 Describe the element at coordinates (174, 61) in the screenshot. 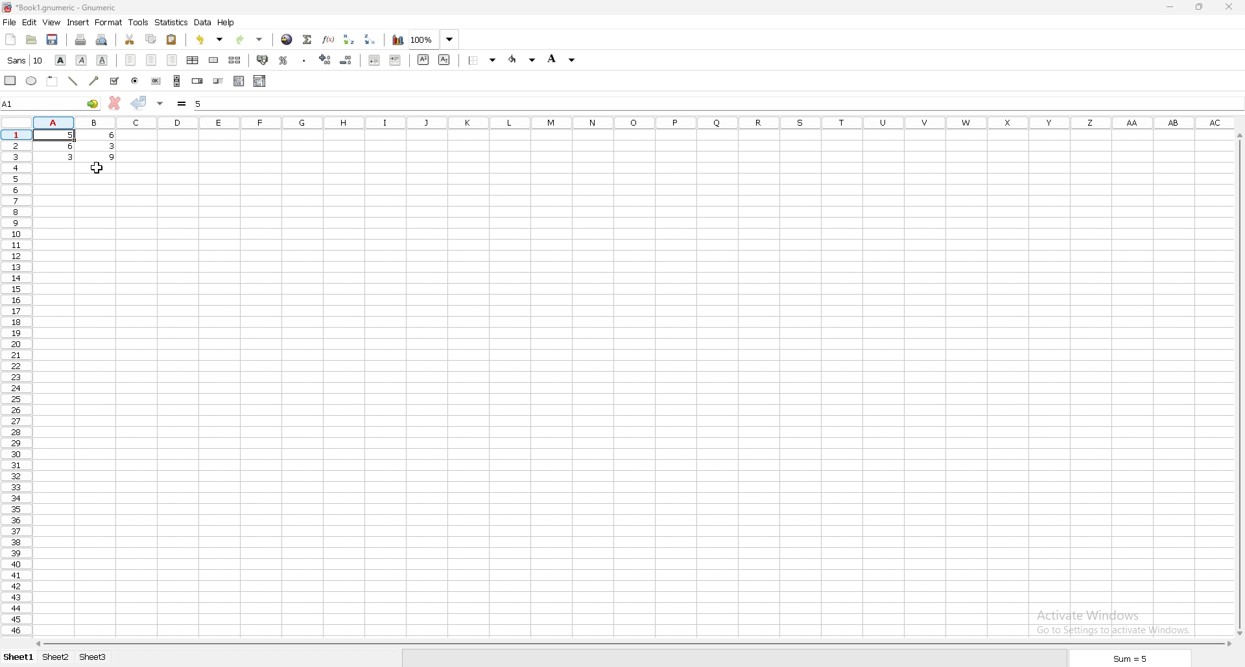

I see `align right` at that location.